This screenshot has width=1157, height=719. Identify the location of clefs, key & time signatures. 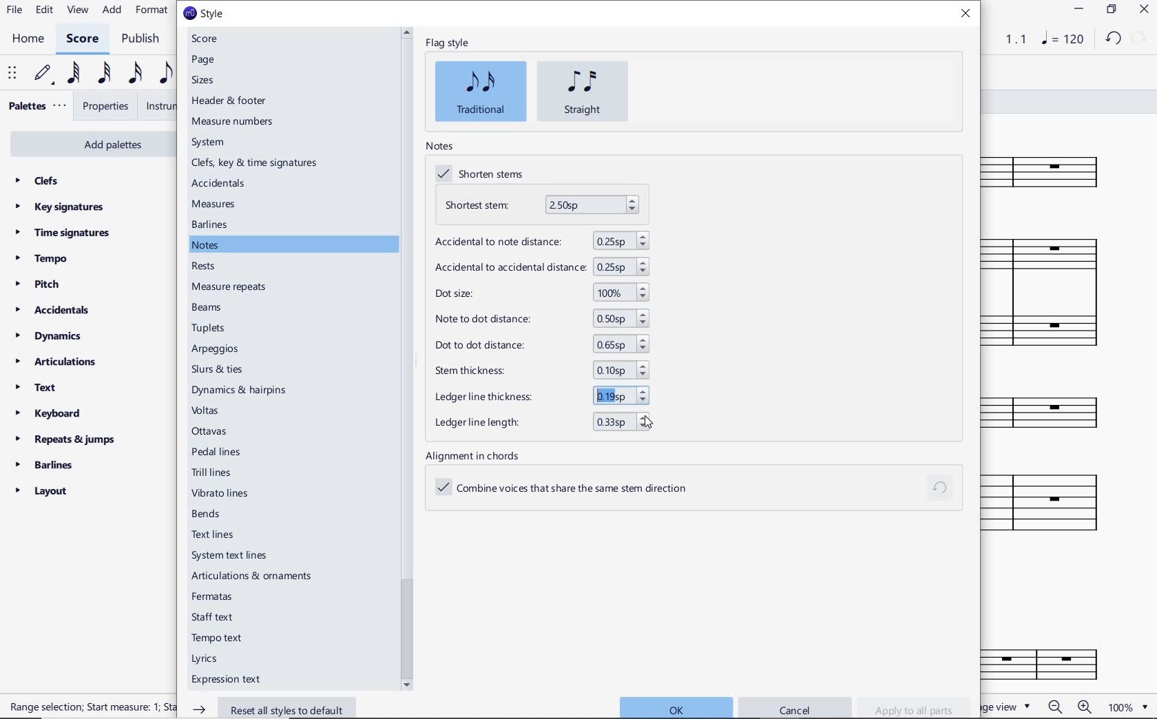
(256, 163).